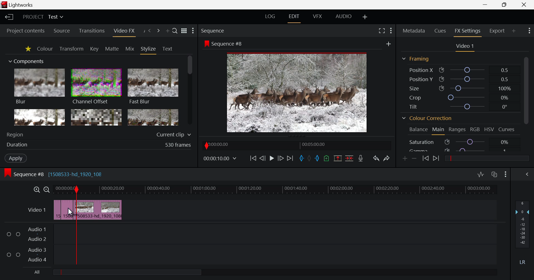 The height and width of the screenshot is (280, 534). What do you see at coordinates (458, 107) in the screenshot?
I see `Tilt` at bounding box center [458, 107].